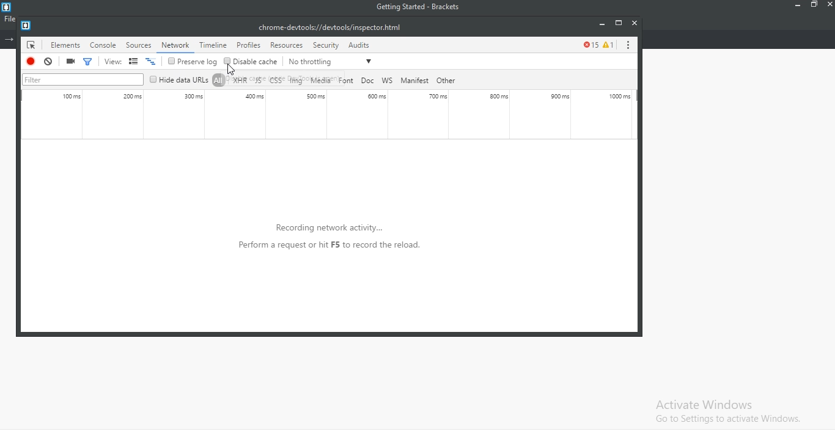 The image size is (835, 445). What do you see at coordinates (9, 7) in the screenshot?
I see `logo` at bounding box center [9, 7].